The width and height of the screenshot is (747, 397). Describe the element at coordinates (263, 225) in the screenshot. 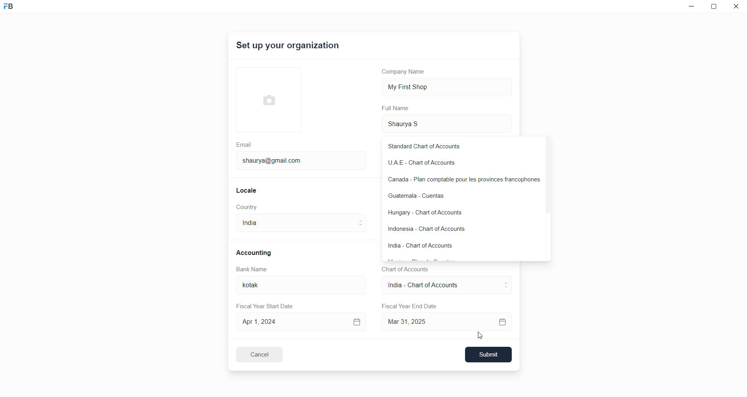

I see `India` at that location.